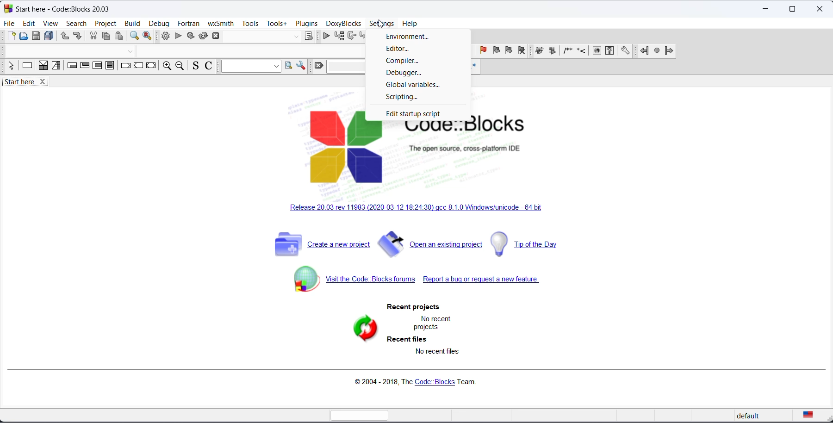  I want to click on copyright info, so click(418, 380).